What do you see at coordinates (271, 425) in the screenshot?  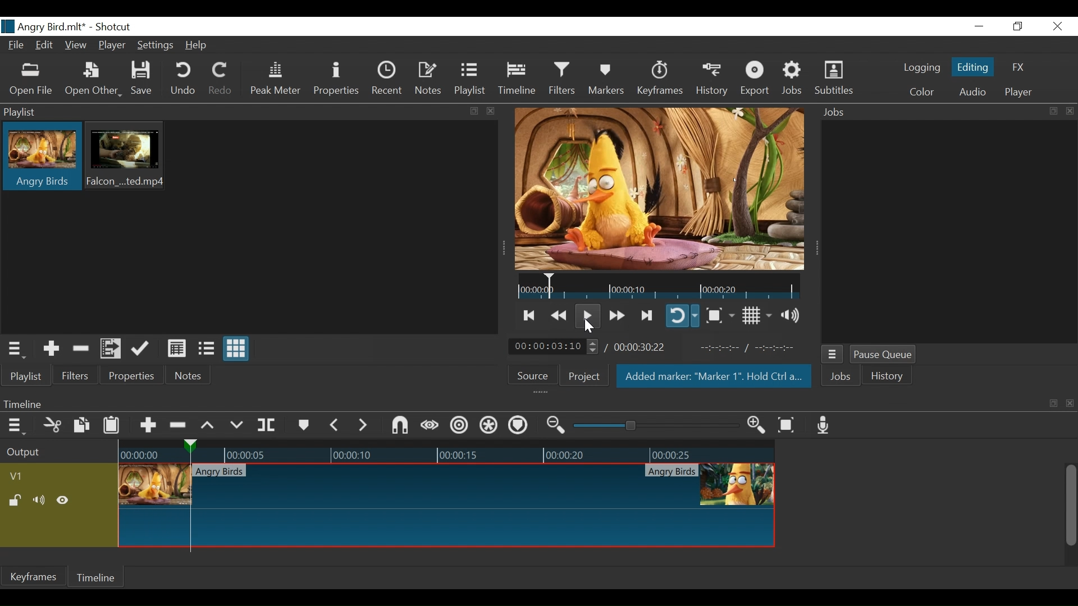 I see `Split at playhead` at bounding box center [271, 425].